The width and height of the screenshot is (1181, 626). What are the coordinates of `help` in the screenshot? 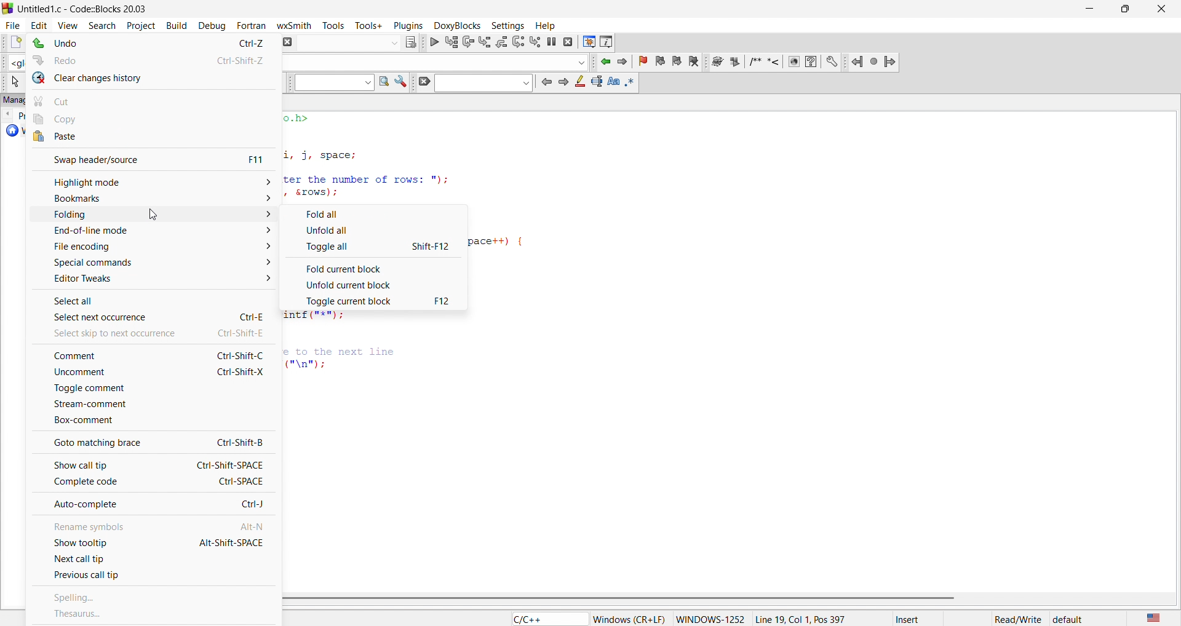 It's located at (811, 61).